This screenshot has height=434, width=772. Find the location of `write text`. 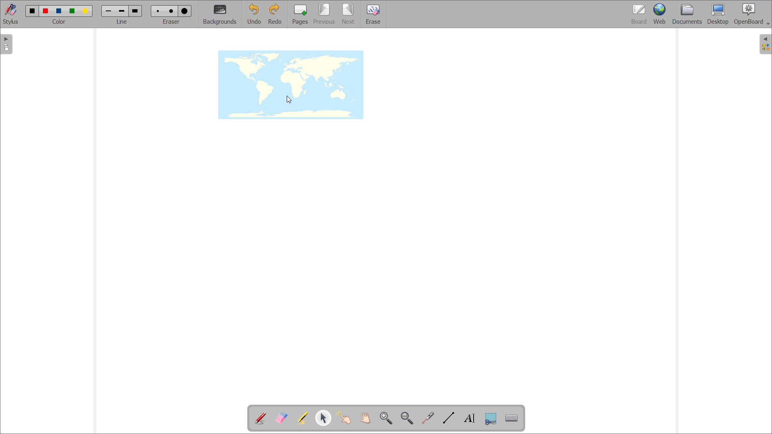

write text is located at coordinates (470, 418).